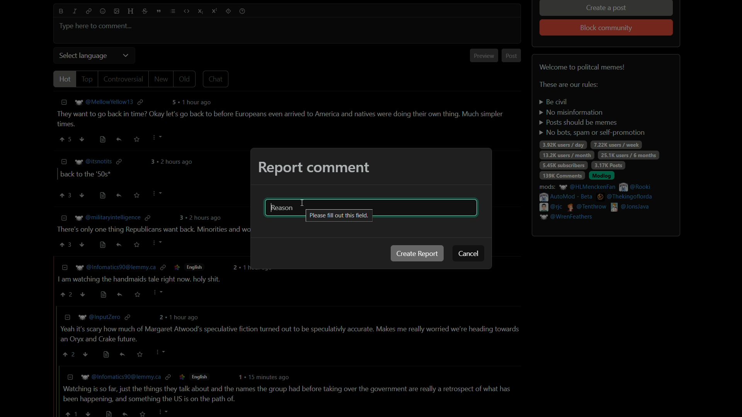  I want to click on 3.92k users/day, so click(564, 145).